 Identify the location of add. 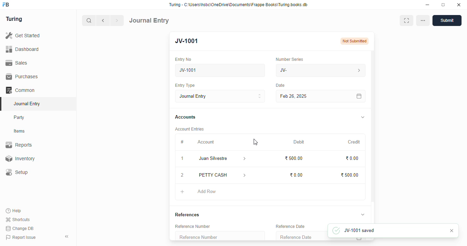
(183, 192).